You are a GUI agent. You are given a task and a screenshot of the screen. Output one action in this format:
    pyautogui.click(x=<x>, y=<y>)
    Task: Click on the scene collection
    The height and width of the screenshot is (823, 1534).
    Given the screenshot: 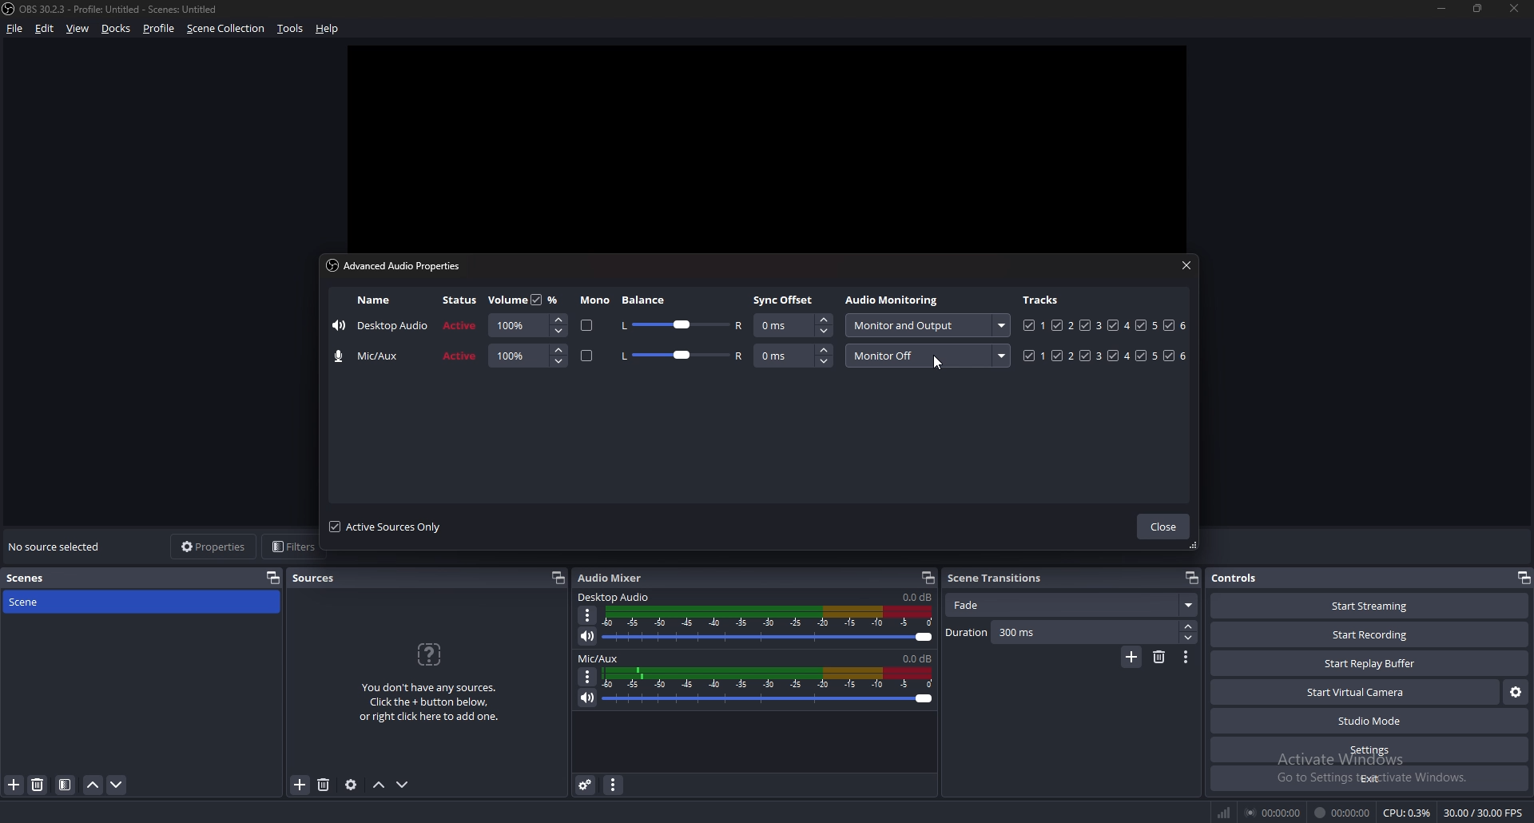 What is the action you would take?
    pyautogui.click(x=225, y=29)
    